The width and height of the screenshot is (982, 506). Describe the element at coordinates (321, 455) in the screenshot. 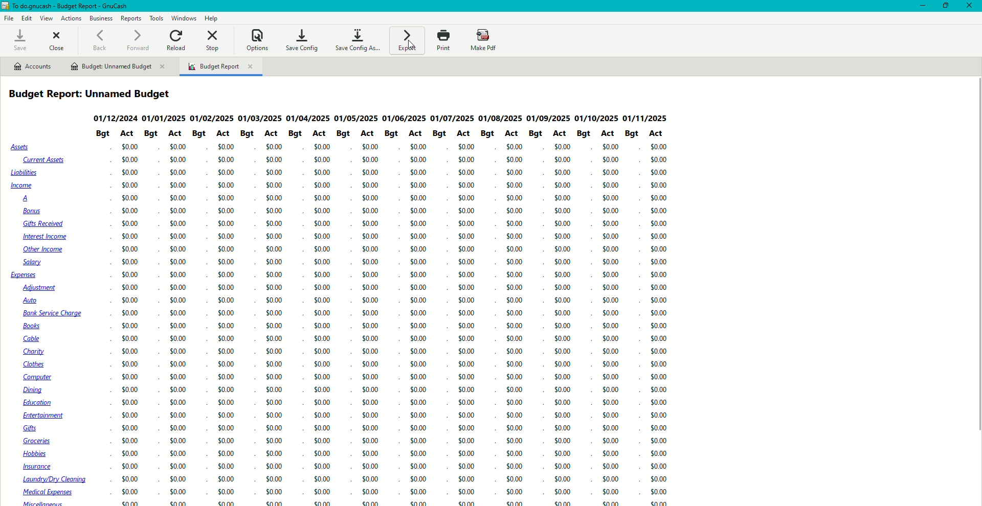

I see `$0.00` at that location.